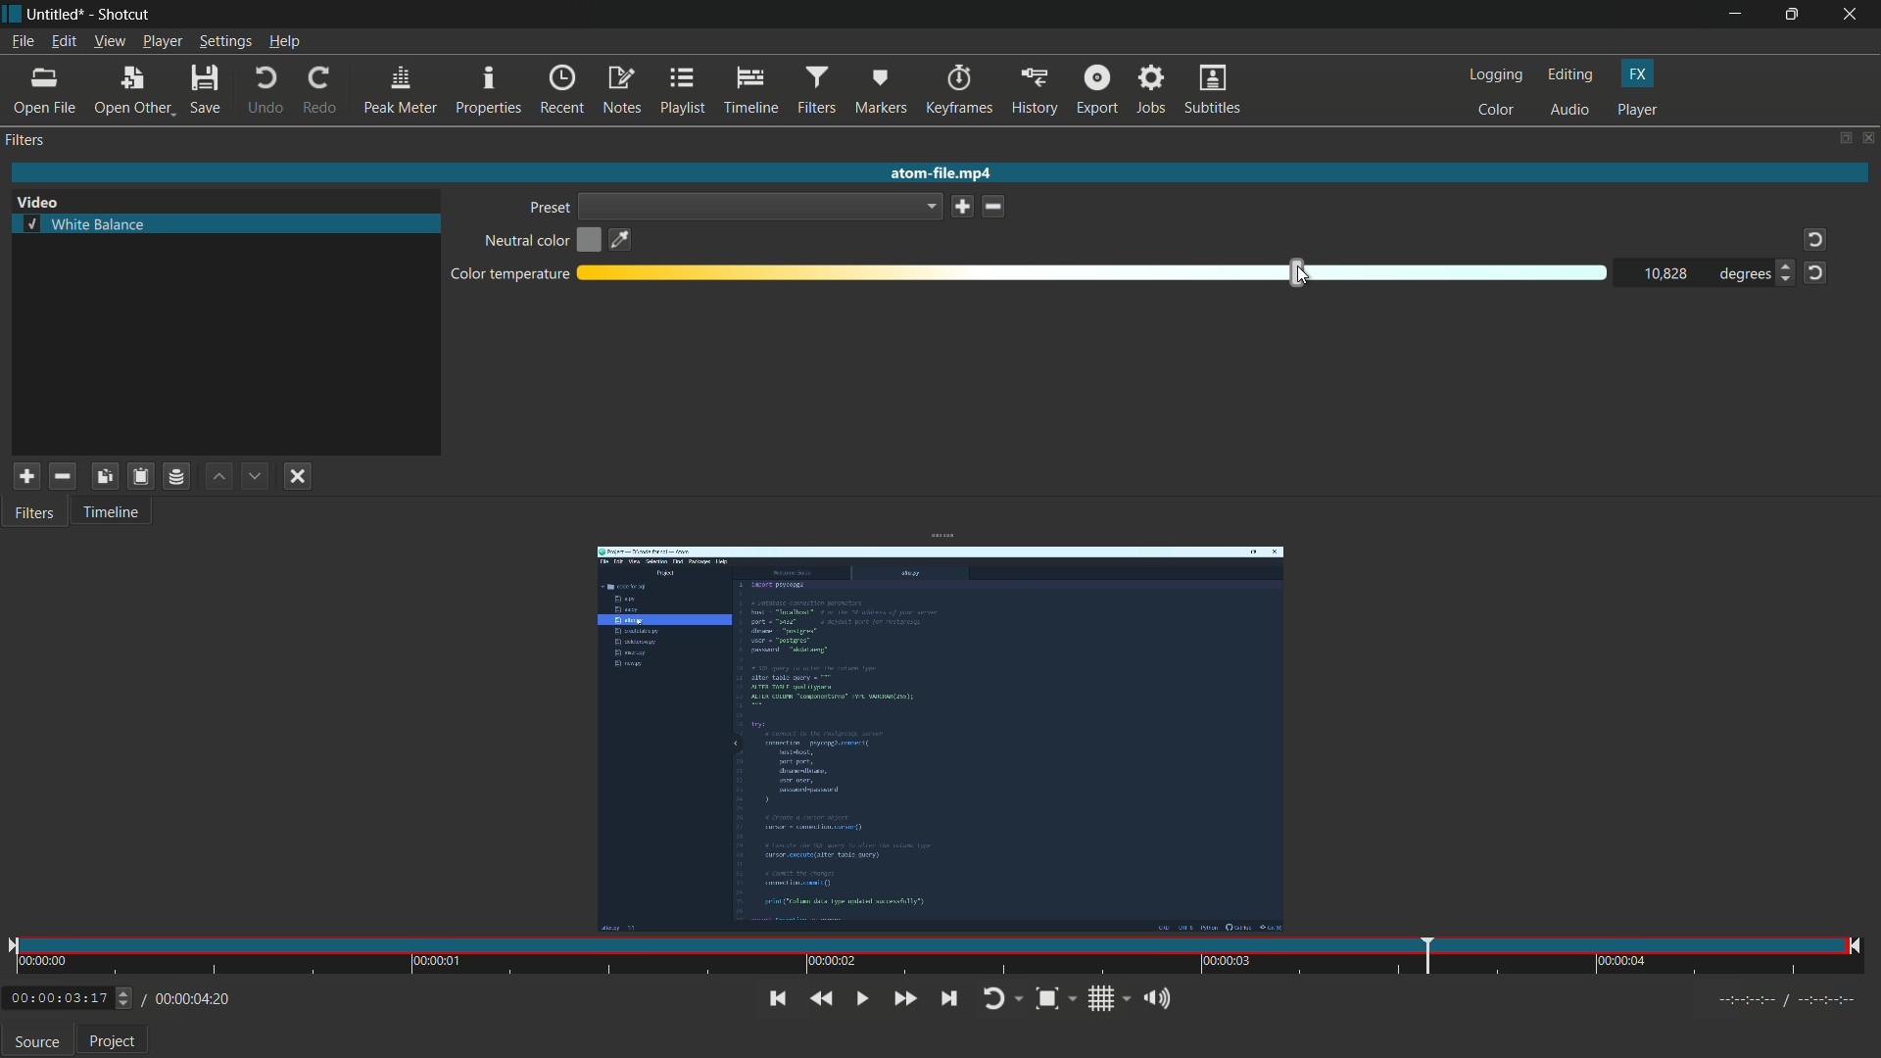  I want to click on help menu, so click(284, 41).